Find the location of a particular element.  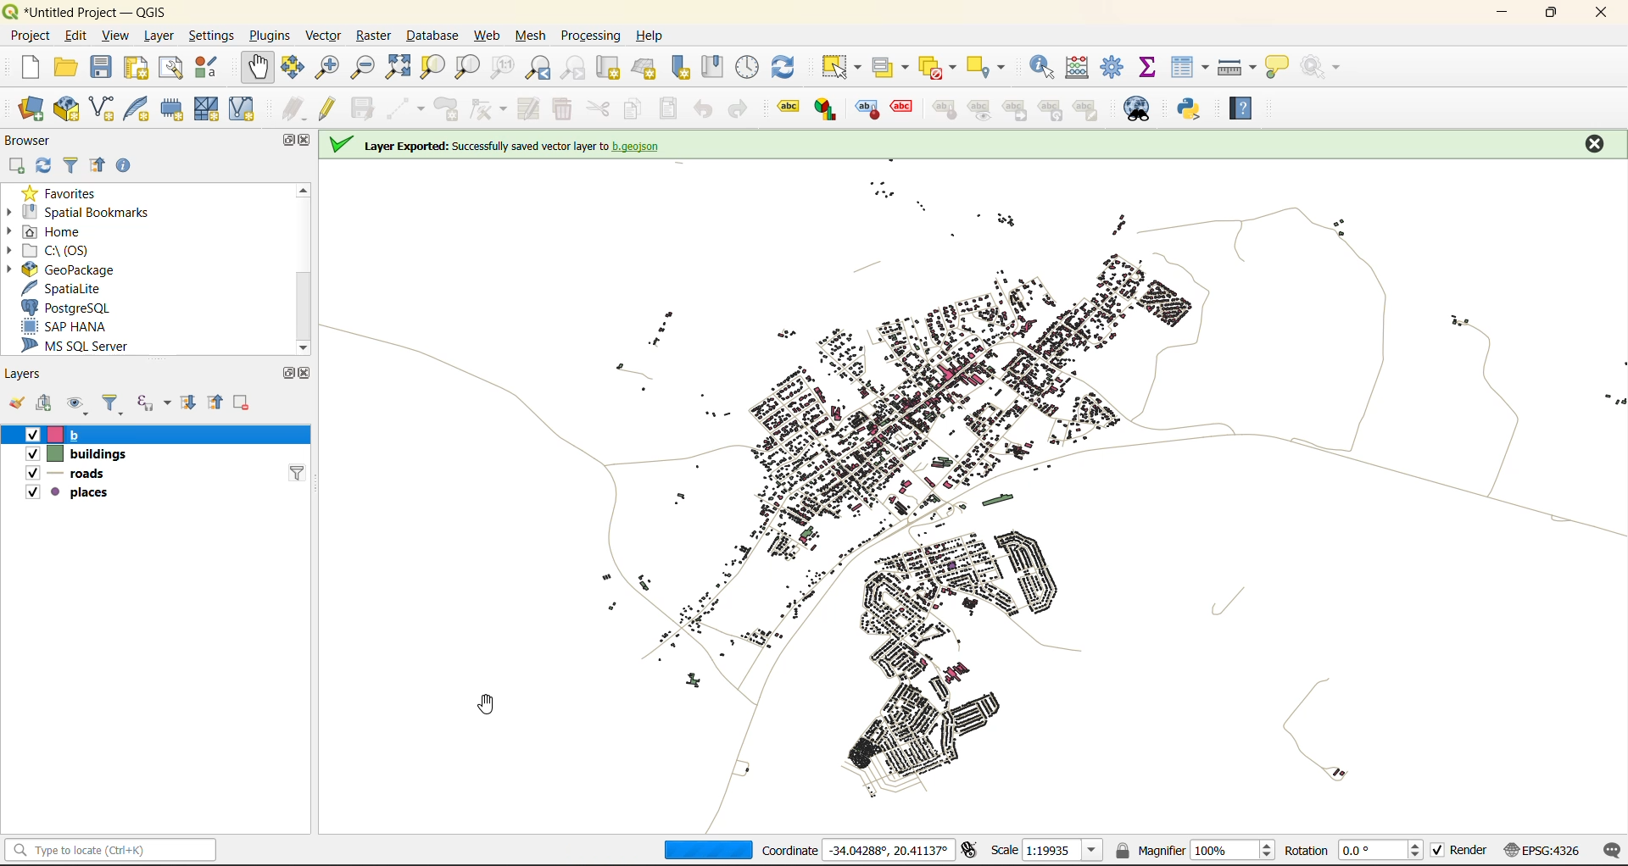

browser is located at coordinates (35, 140).